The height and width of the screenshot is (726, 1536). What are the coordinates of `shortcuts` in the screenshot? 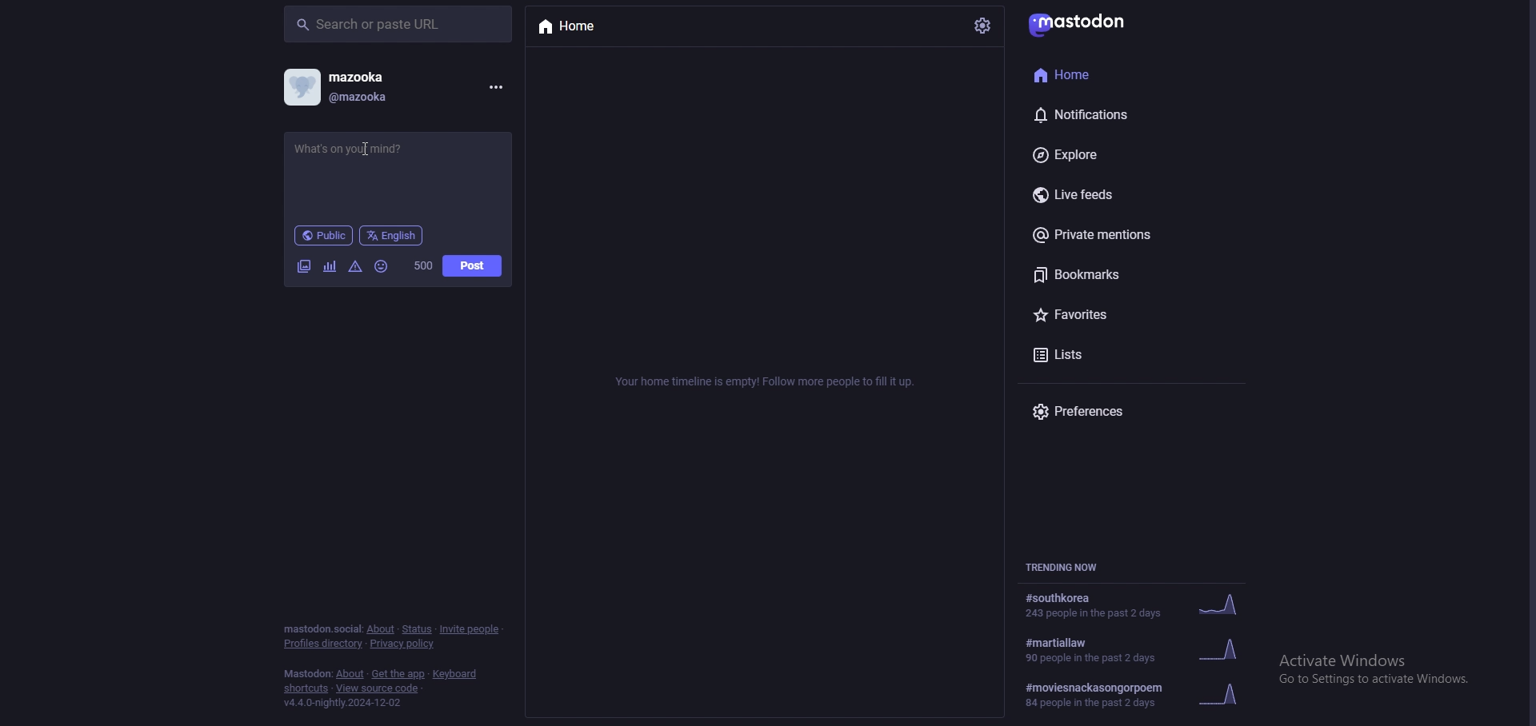 It's located at (306, 688).